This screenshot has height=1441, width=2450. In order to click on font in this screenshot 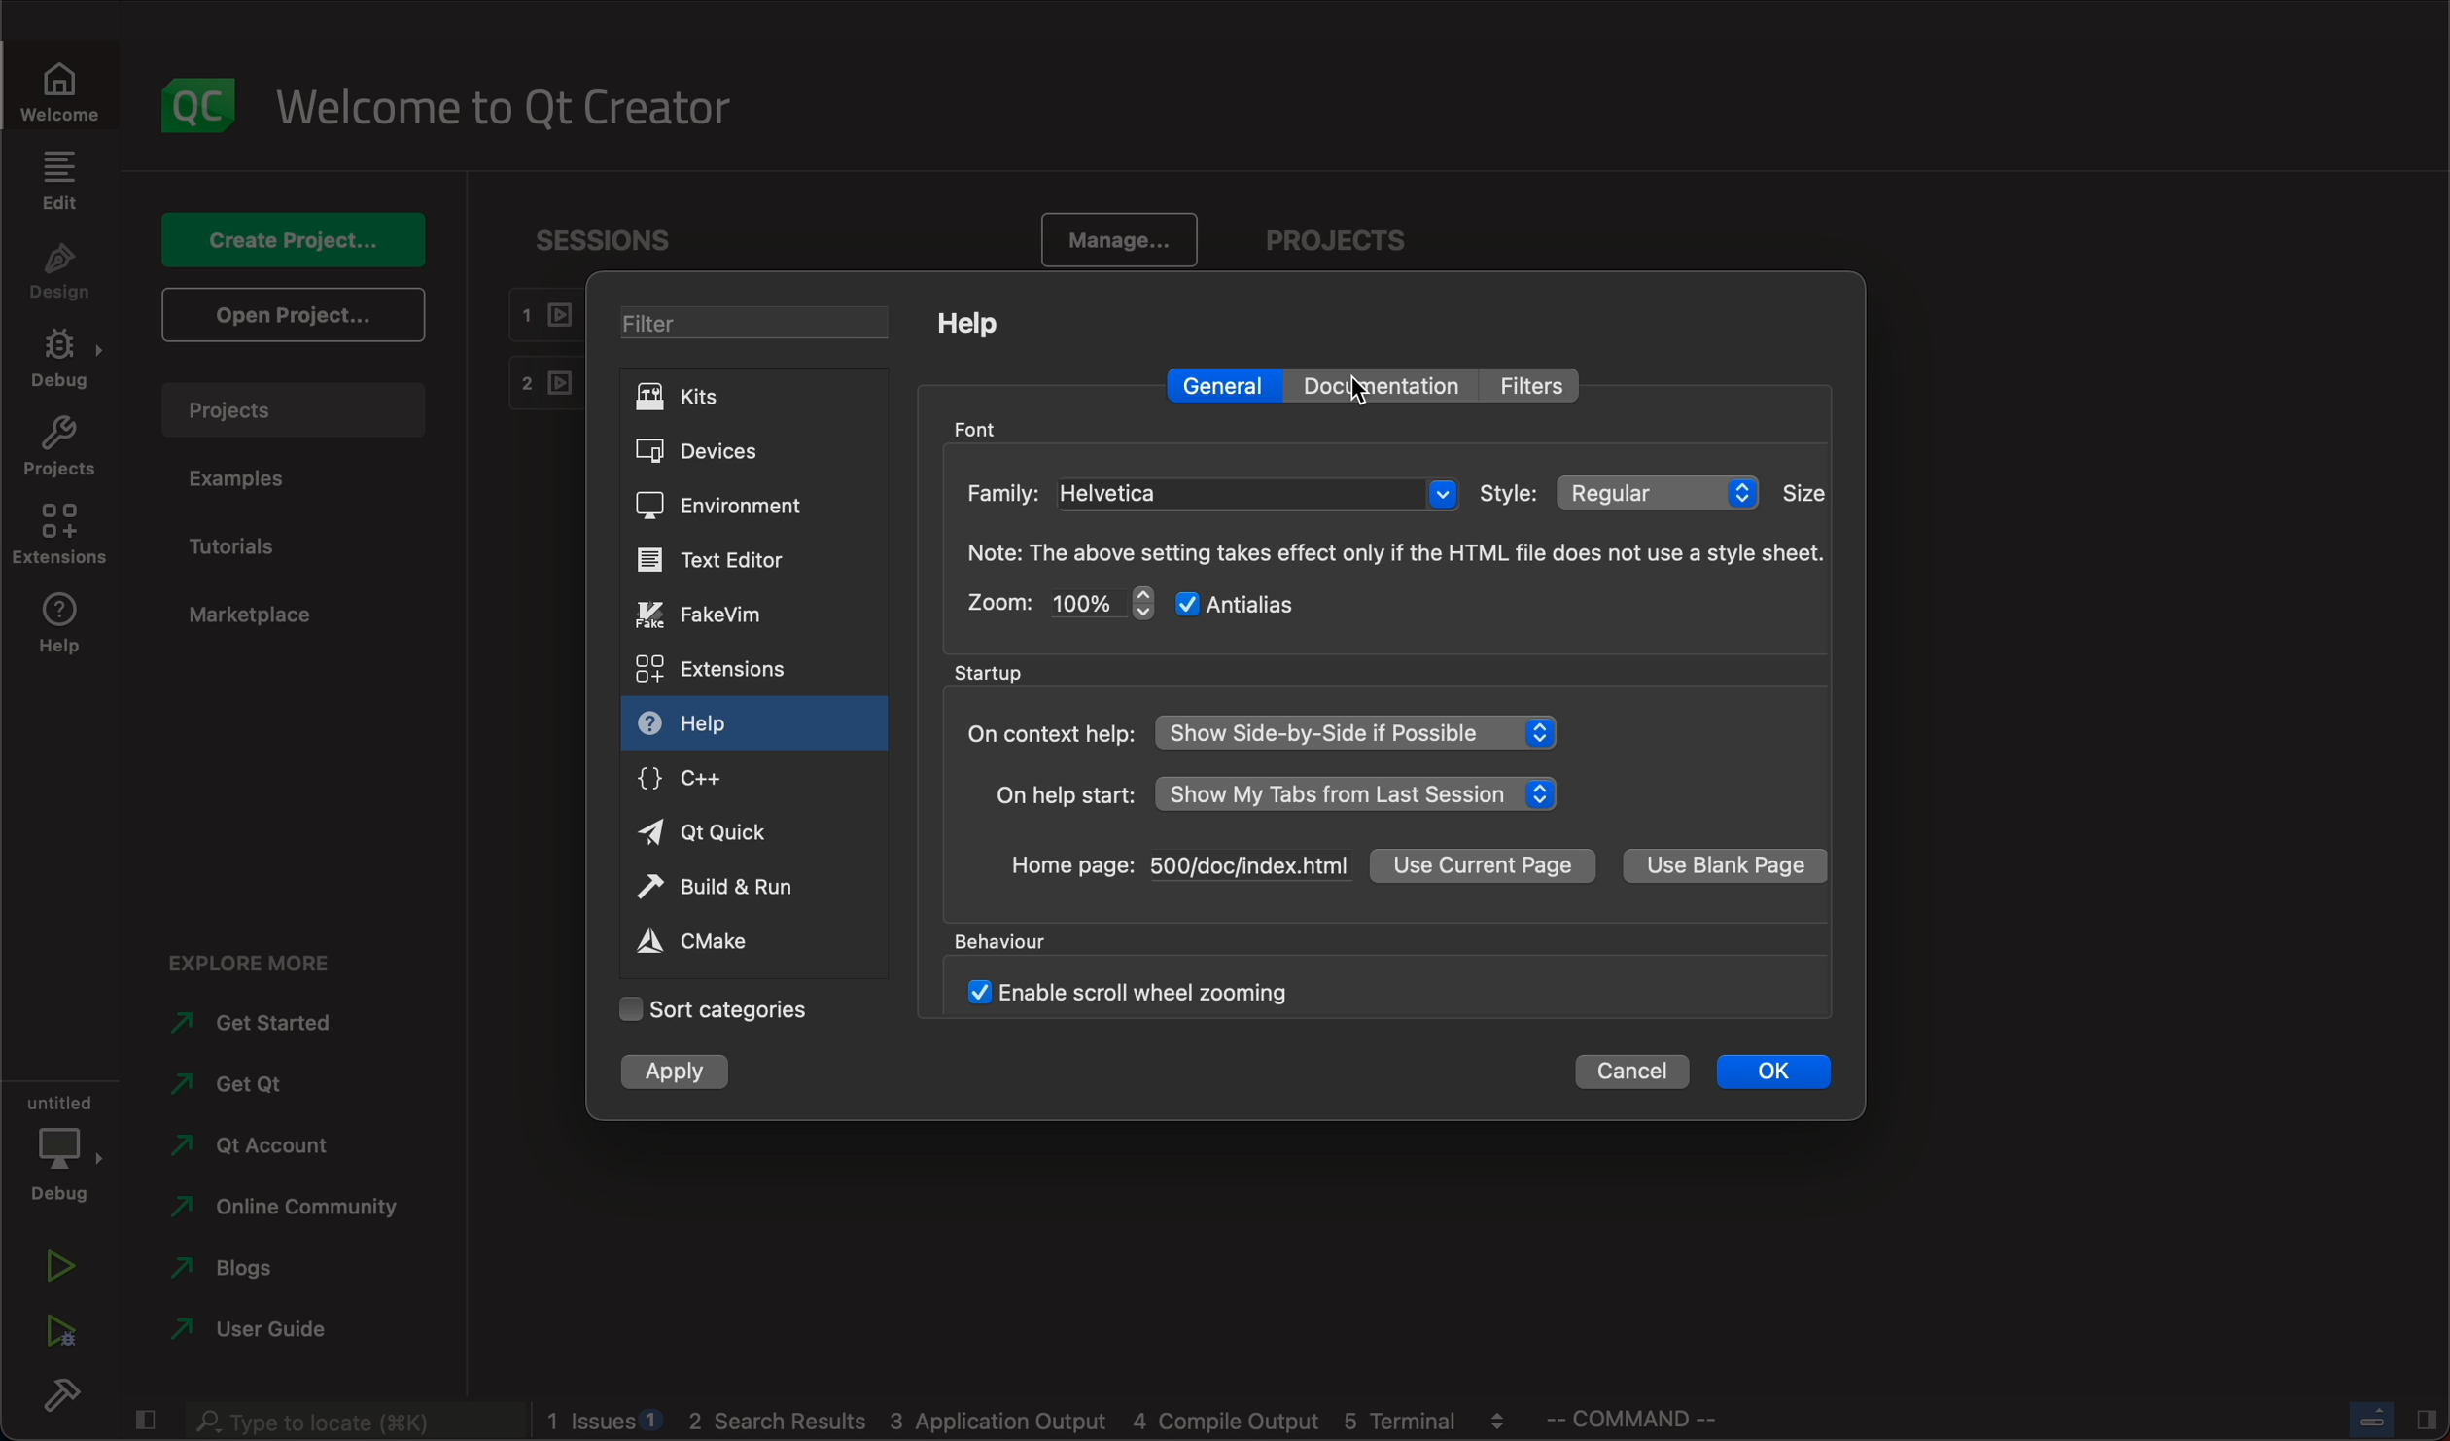, I will do `click(980, 423)`.